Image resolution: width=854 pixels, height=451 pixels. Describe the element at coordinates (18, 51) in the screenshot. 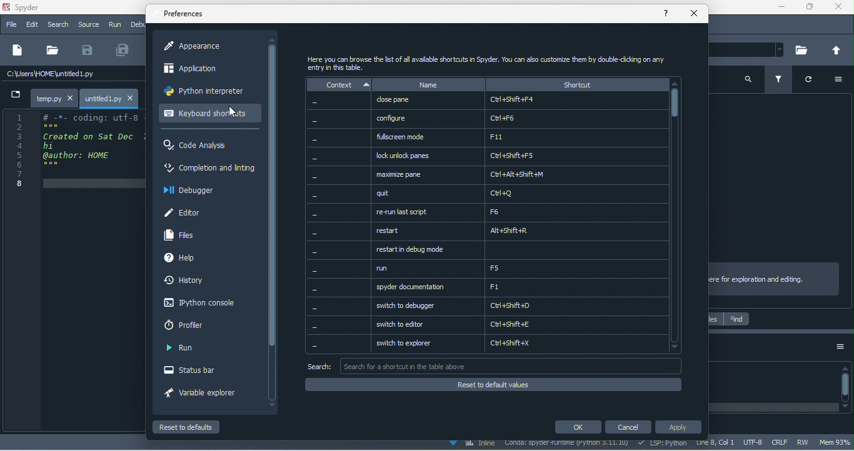

I see `new` at that location.